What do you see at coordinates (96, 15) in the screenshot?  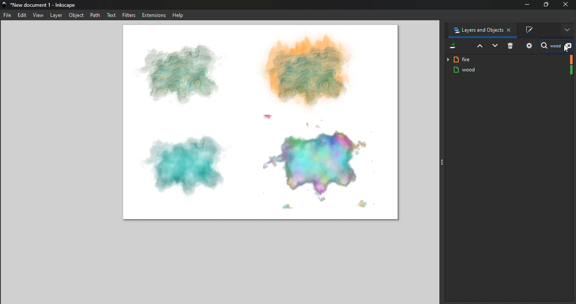 I see `Path` at bounding box center [96, 15].